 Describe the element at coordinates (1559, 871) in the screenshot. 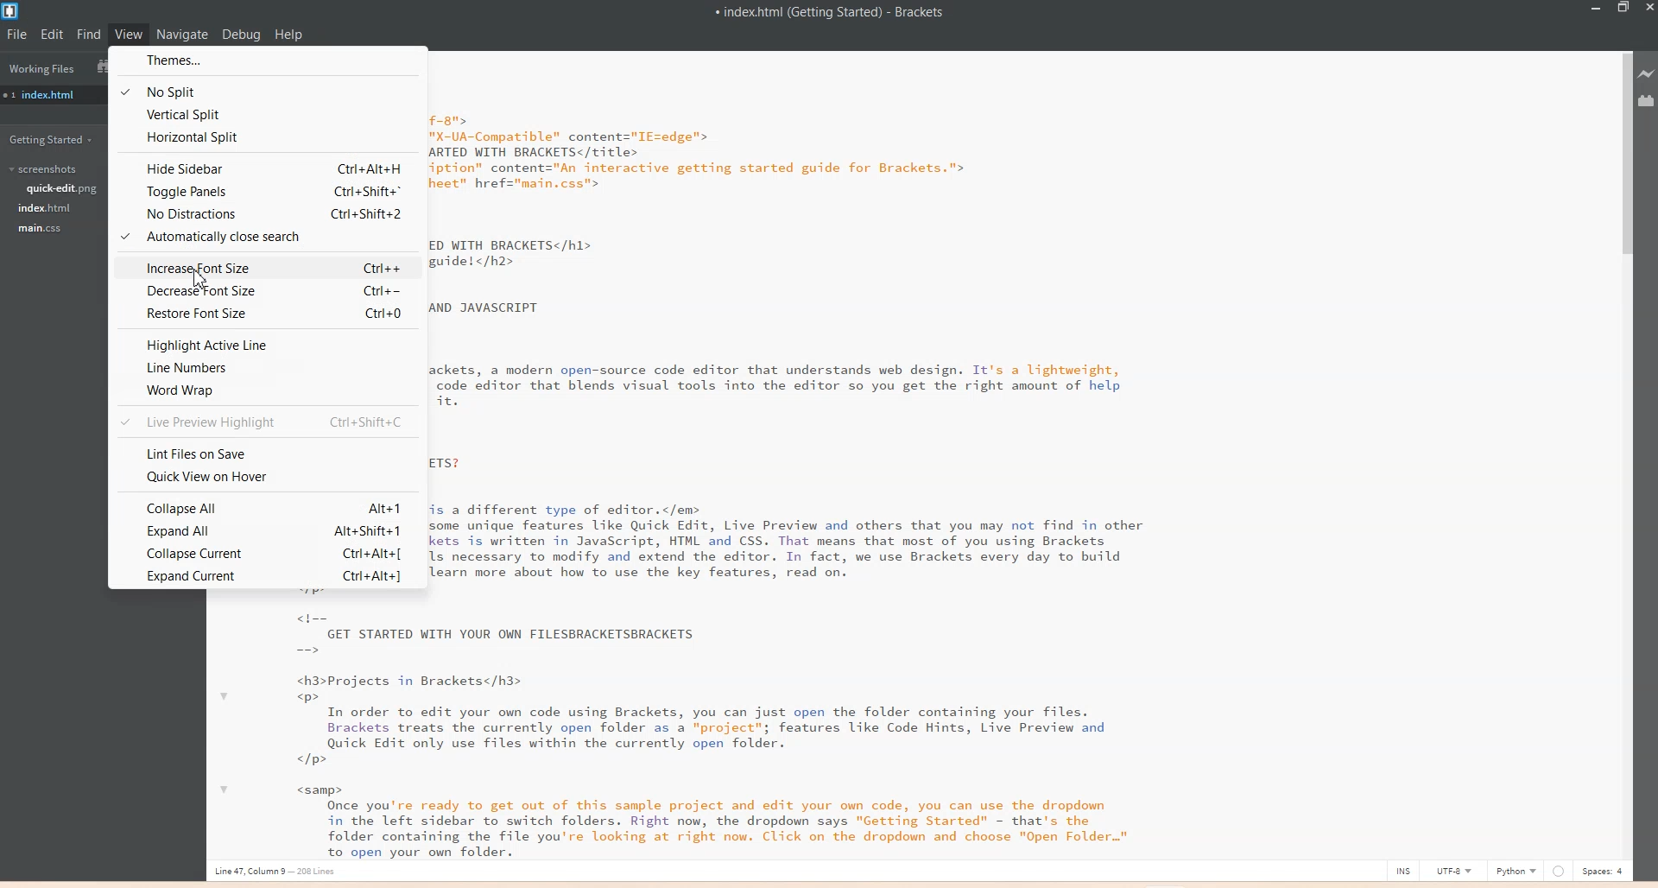

I see `` at that location.